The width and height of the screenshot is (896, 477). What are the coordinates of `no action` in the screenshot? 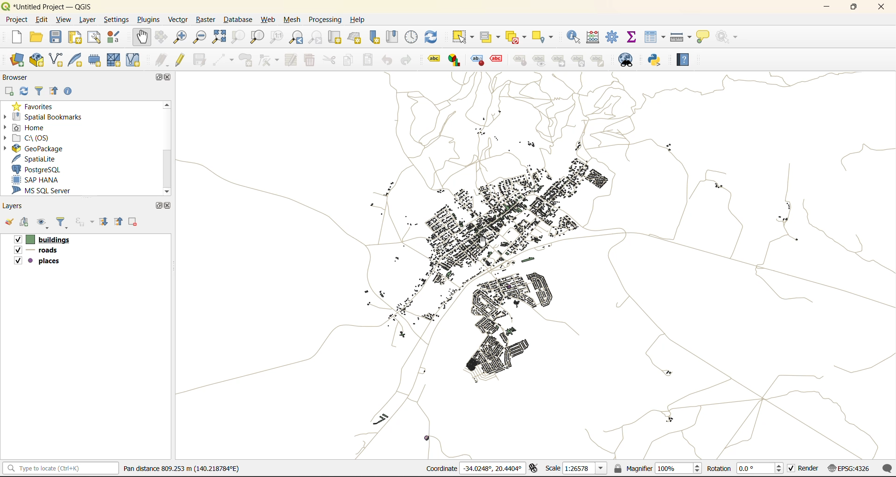 It's located at (726, 37).